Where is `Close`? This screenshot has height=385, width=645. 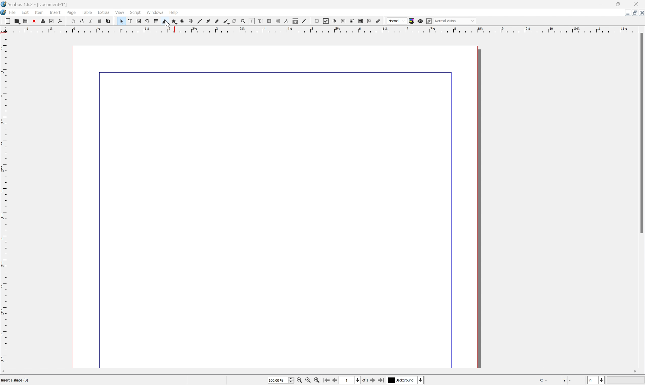
Close is located at coordinates (641, 13).